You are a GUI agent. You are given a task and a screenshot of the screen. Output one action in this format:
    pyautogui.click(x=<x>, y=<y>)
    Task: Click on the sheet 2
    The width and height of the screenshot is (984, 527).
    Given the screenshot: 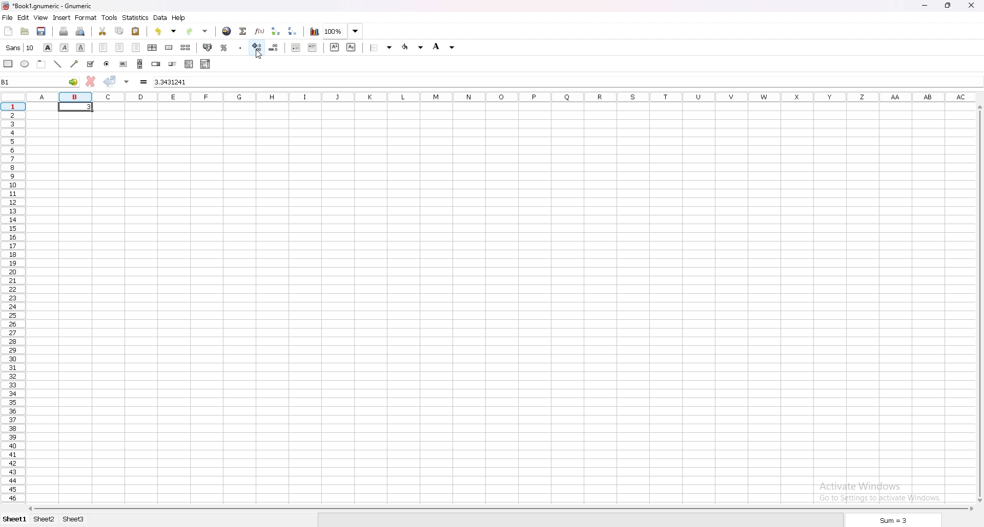 What is the action you would take?
    pyautogui.click(x=46, y=519)
    